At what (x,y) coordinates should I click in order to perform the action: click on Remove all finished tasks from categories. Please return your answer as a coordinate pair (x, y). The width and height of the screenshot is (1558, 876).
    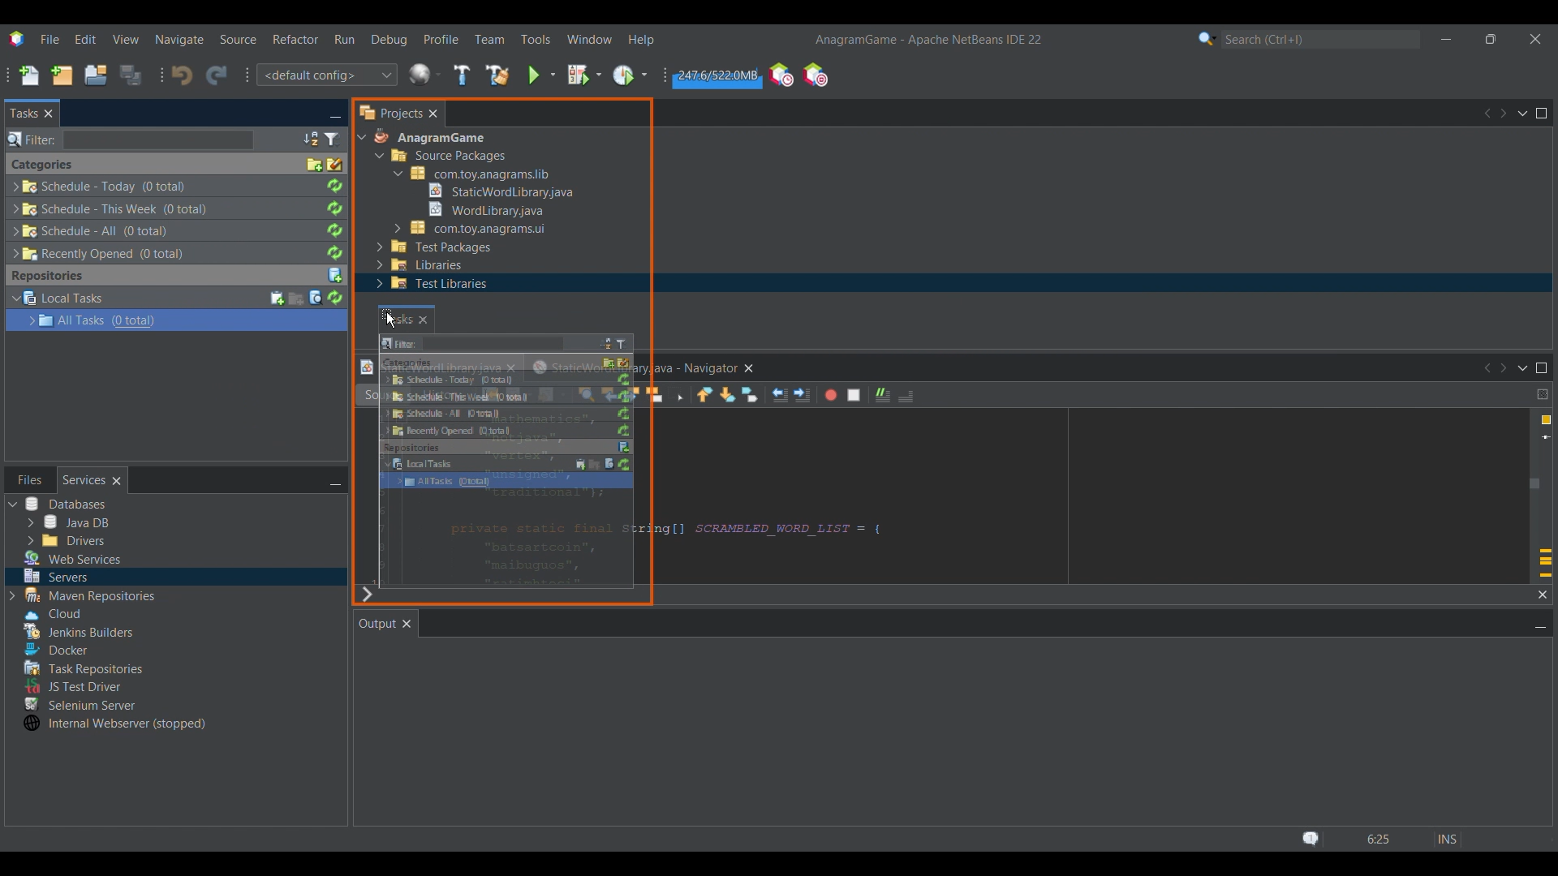
    Looking at the image, I should click on (335, 165).